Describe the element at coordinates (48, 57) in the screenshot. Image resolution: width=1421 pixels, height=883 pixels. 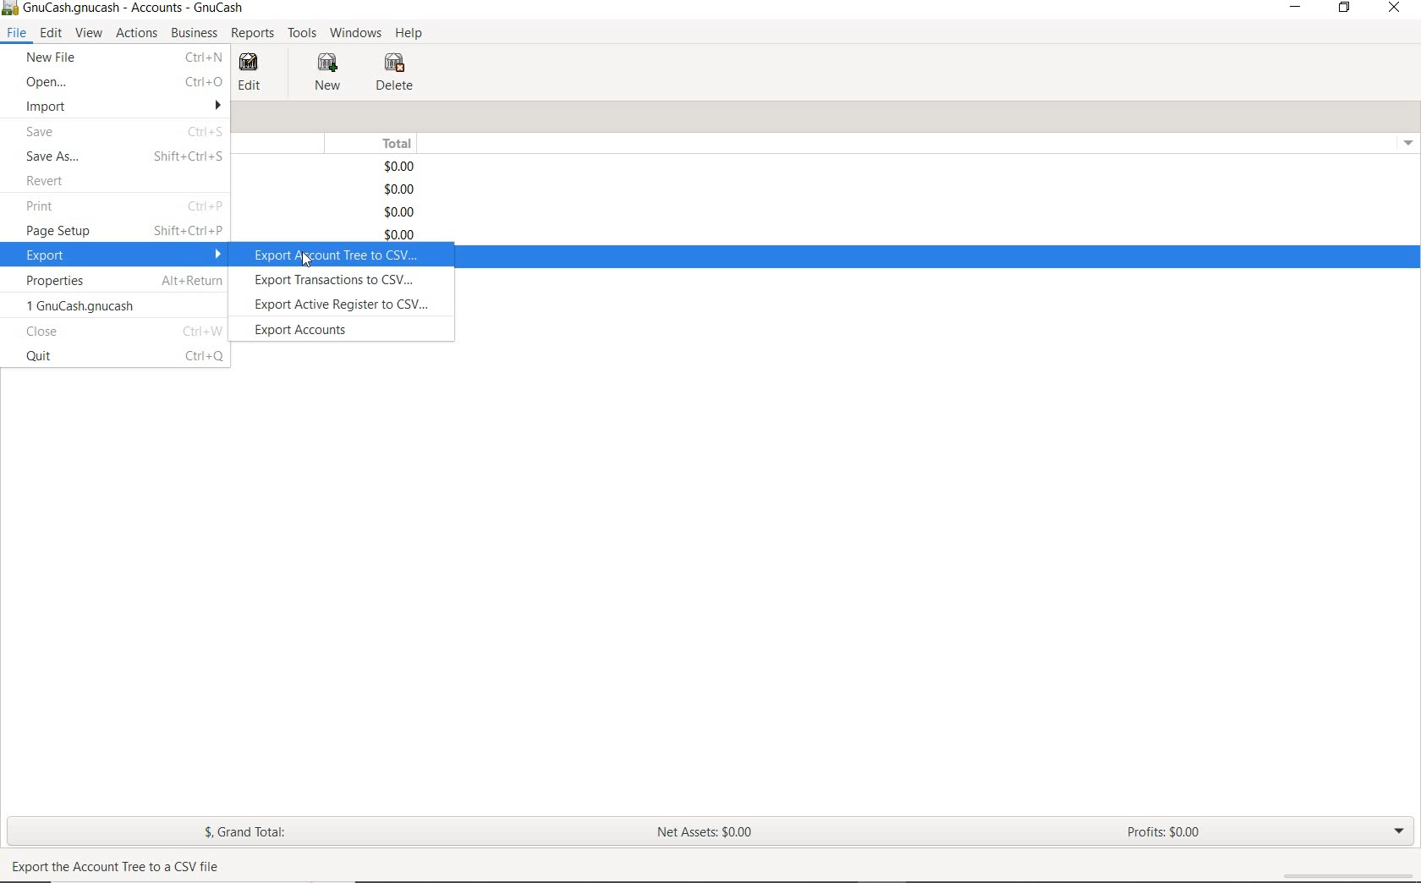
I see `NEW FILE` at that location.